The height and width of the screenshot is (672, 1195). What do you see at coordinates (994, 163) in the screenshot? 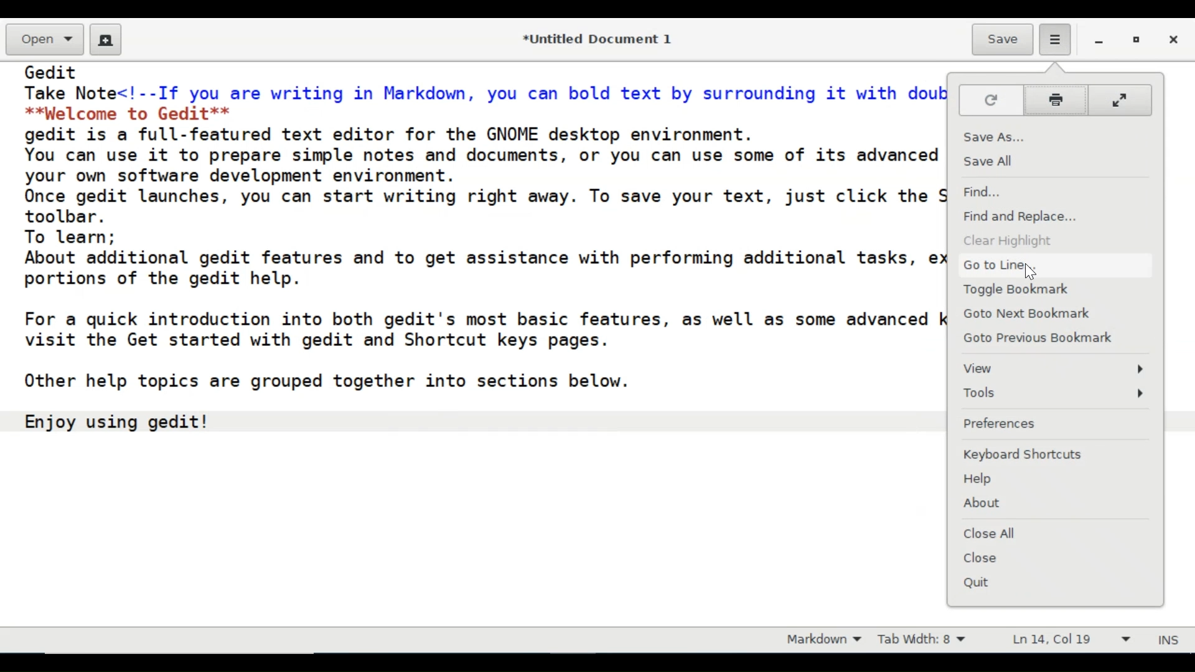
I see `Save All` at bounding box center [994, 163].